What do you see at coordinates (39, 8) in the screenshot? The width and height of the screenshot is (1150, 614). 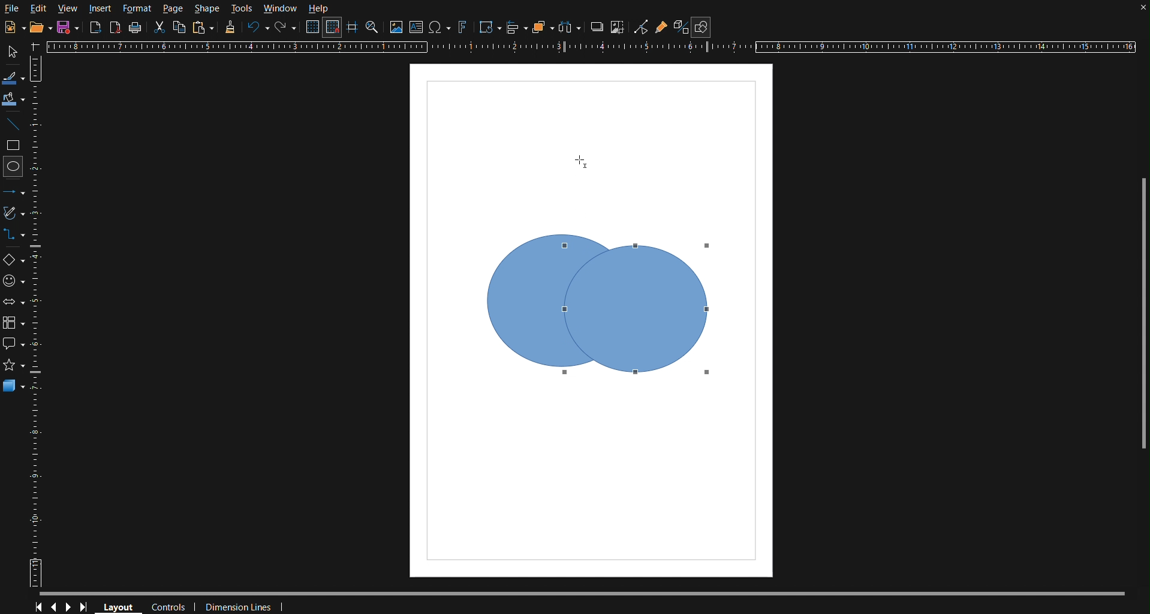 I see `Edit` at bounding box center [39, 8].